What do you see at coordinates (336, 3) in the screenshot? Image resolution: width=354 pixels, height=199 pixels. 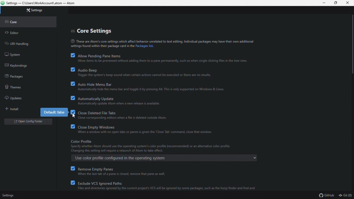 I see `restore` at bounding box center [336, 3].